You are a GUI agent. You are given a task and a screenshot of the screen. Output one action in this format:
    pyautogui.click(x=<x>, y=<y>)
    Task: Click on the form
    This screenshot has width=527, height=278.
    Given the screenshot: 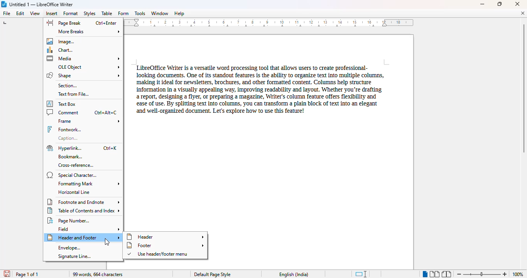 What is the action you would take?
    pyautogui.click(x=123, y=14)
    